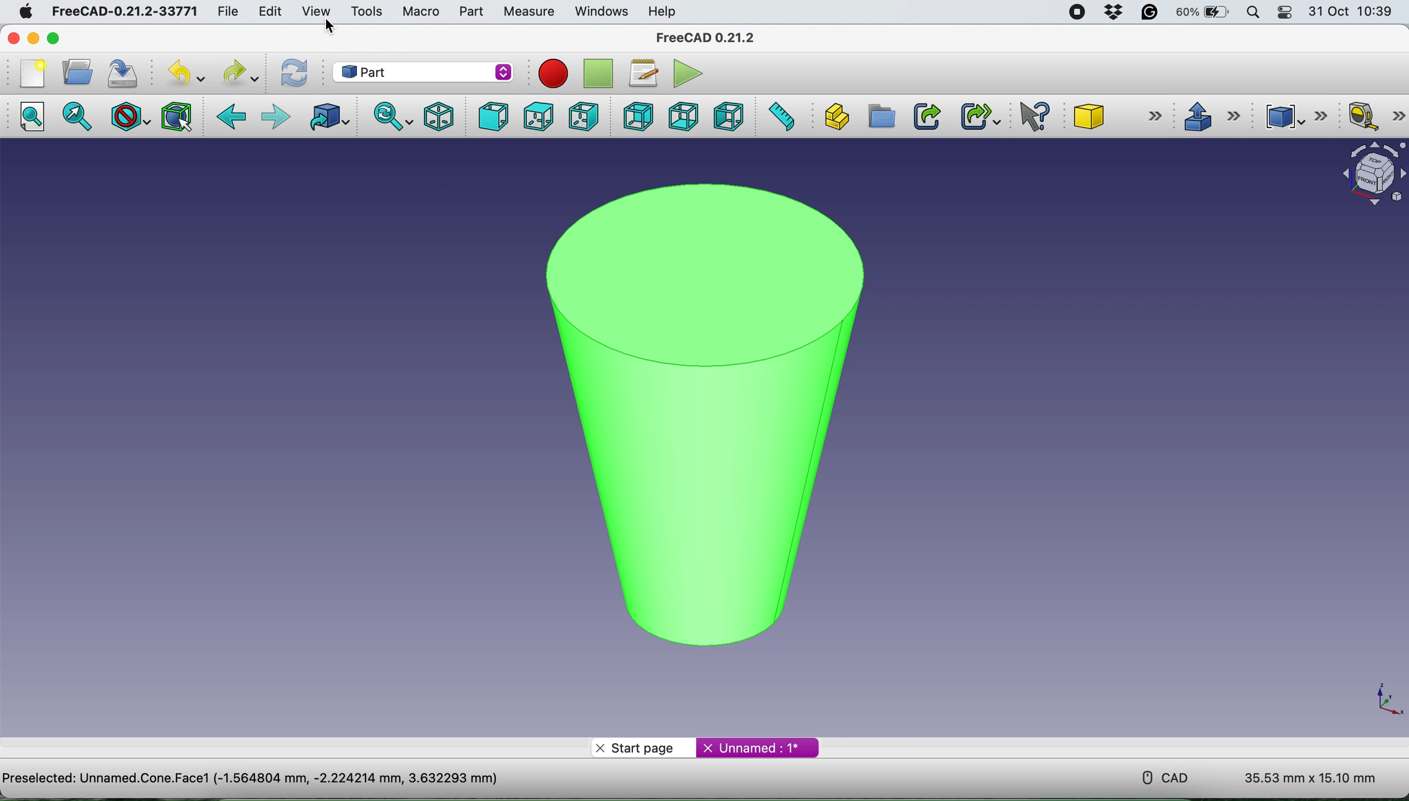 The width and height of the screenshot is (1409, 801). I want to click on mesure linear, so click(1372, 118).